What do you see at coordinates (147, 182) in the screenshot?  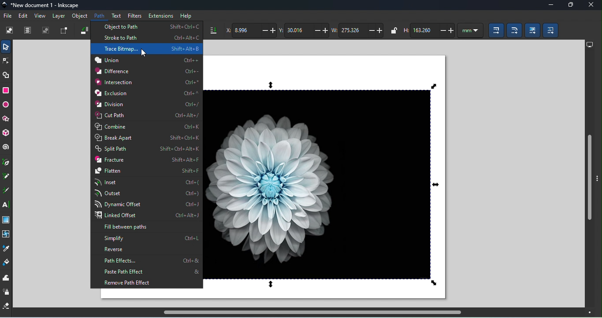 I see `Inset` at bounding box center [147, 182].